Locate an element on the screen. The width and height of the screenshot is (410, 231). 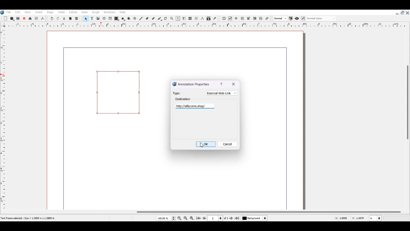
Maximize is located at coordinates (402, 12).